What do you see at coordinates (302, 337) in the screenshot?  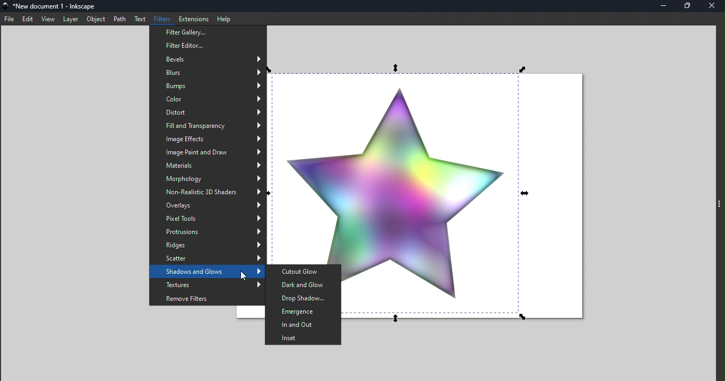 I see `Inset` at bounding box center [302, 337].